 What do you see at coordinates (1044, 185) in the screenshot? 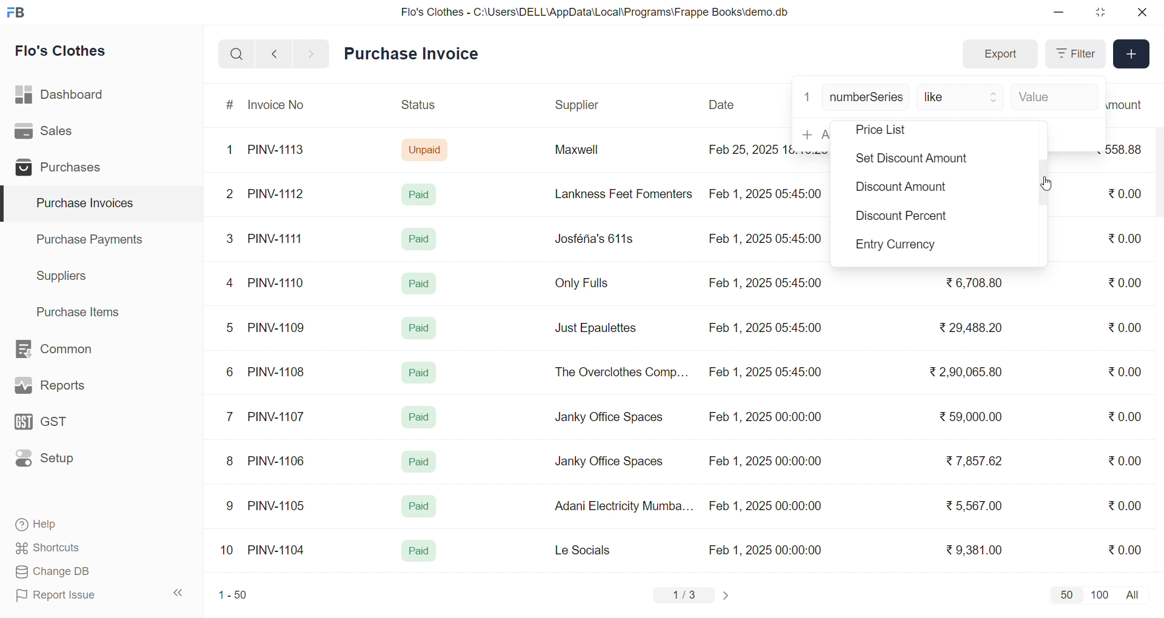
I see `vertical scroll bar` at bounding box center [1044, 185].